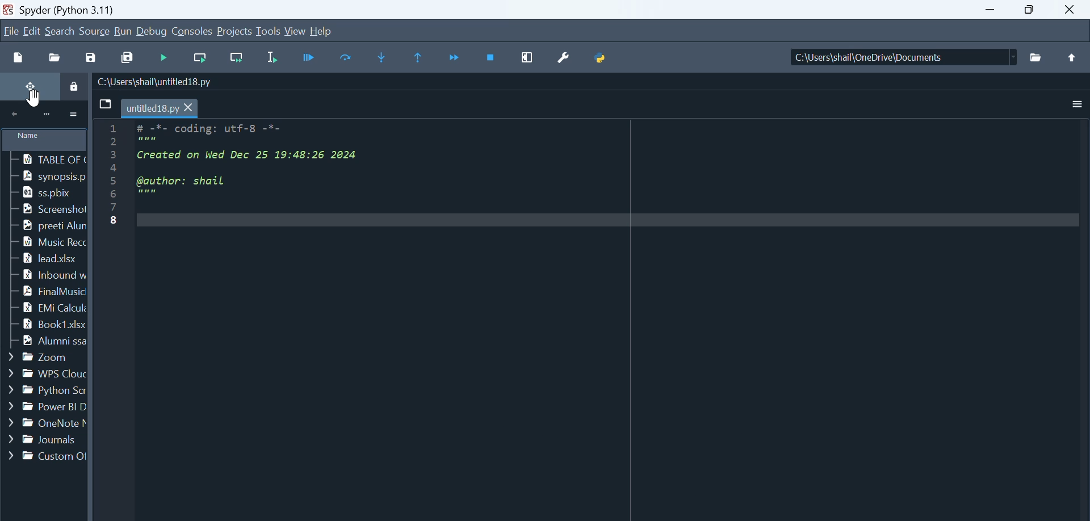 This screenshot has height=521, width=1090. I want to click on Journals, so click(44, 441).